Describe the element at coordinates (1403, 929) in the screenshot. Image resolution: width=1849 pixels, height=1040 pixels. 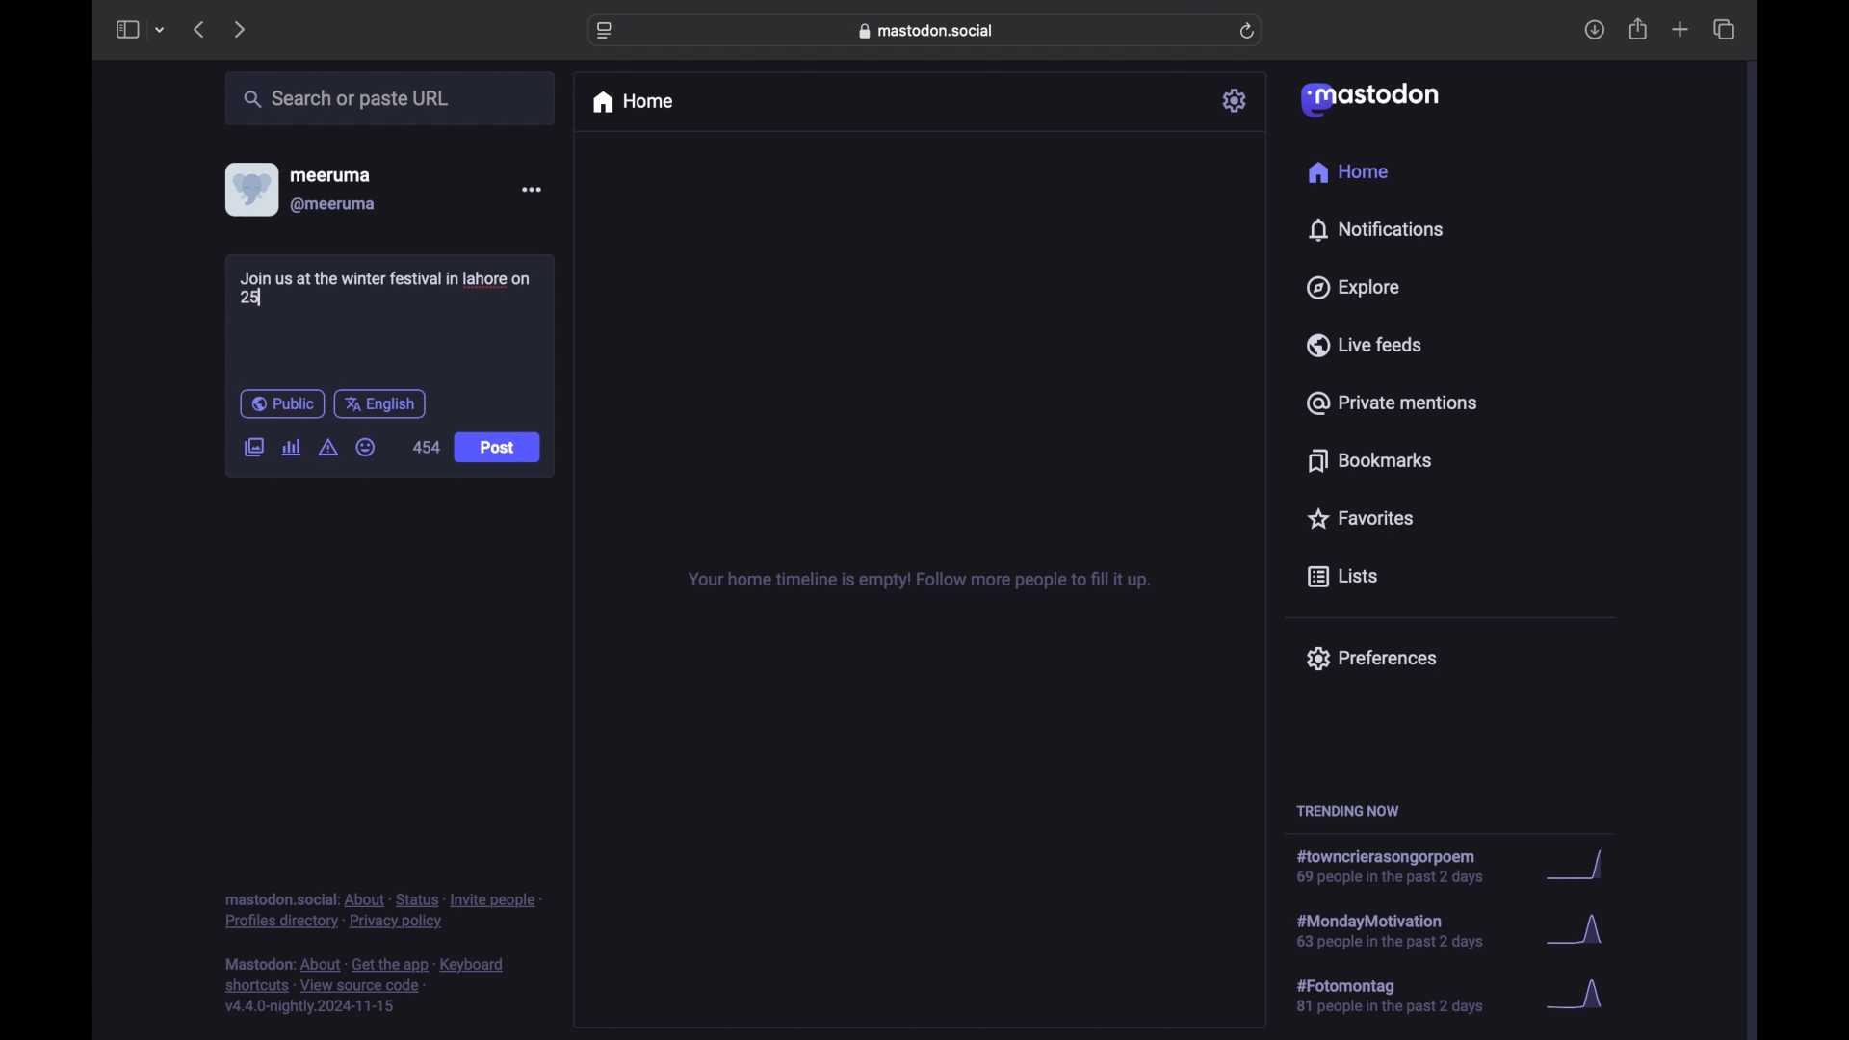
I see `hashtag trend` at that location.